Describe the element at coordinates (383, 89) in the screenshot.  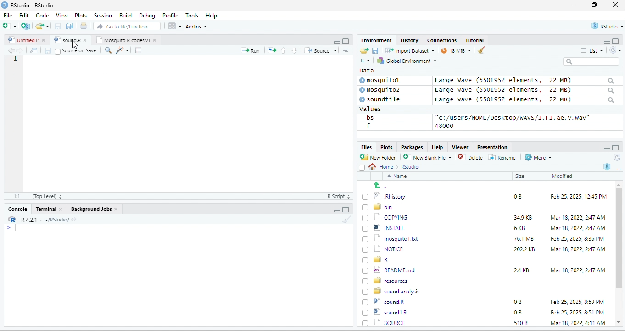
I see `© mosquito?` at that location.